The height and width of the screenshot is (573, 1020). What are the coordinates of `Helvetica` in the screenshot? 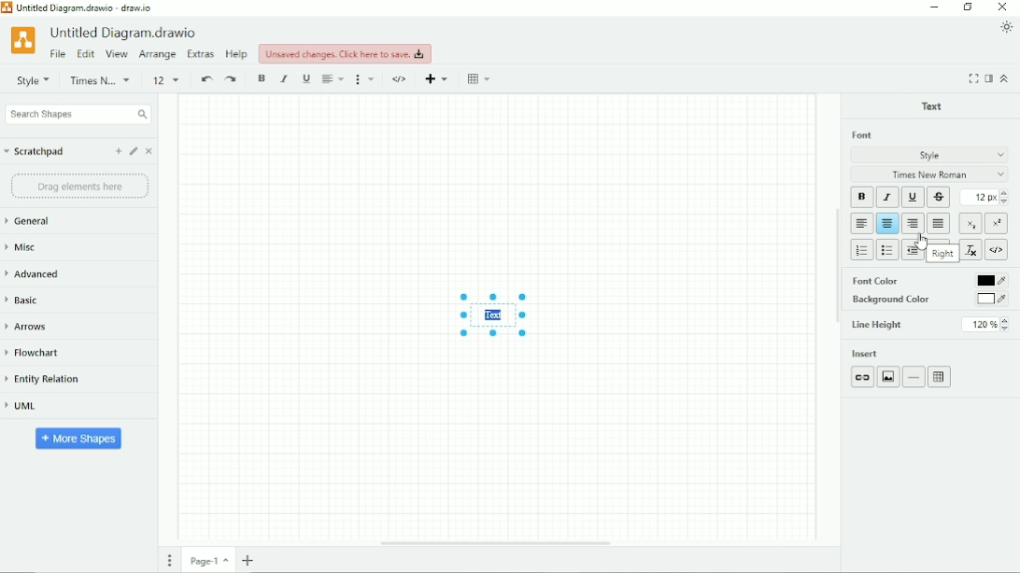 It's located at (103, 80).